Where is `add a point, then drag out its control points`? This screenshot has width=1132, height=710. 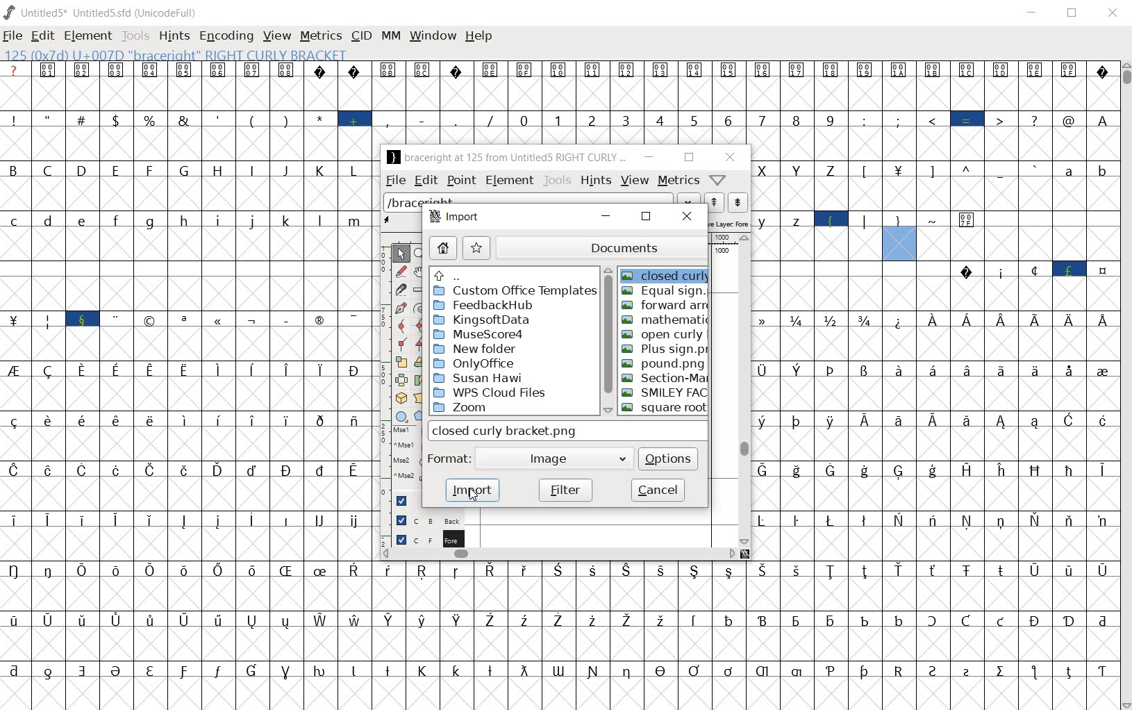 add a point, then drag out its control points is located at coordinates (399, 309).